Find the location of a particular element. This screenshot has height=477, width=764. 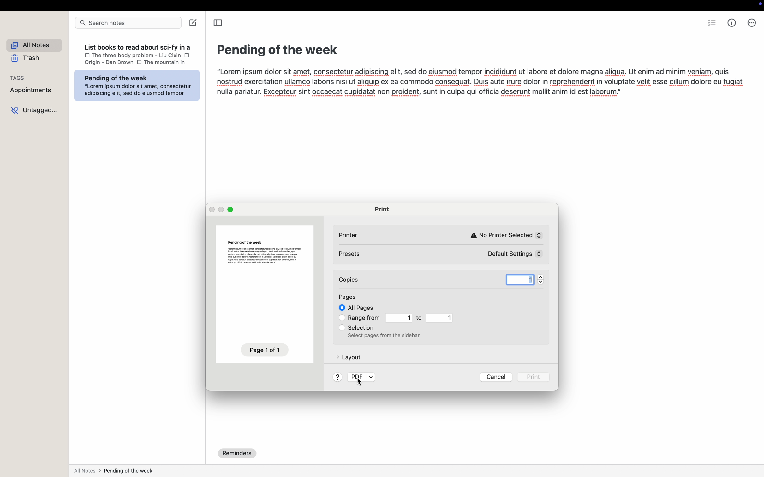

the three body problem-liu cixin is located at coordinates (137, 55).